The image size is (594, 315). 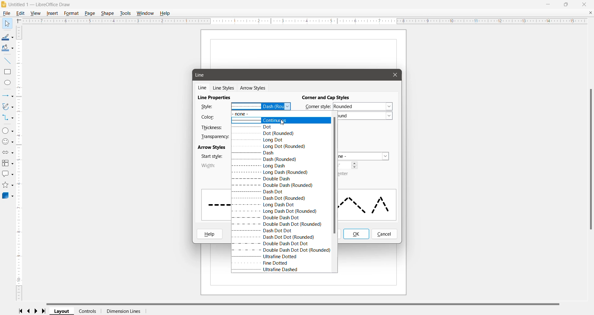 What do you see at coordinates (42, 5) in the screenshot?
I see `Document Title - Application Name` at bounding box center [42, 5].